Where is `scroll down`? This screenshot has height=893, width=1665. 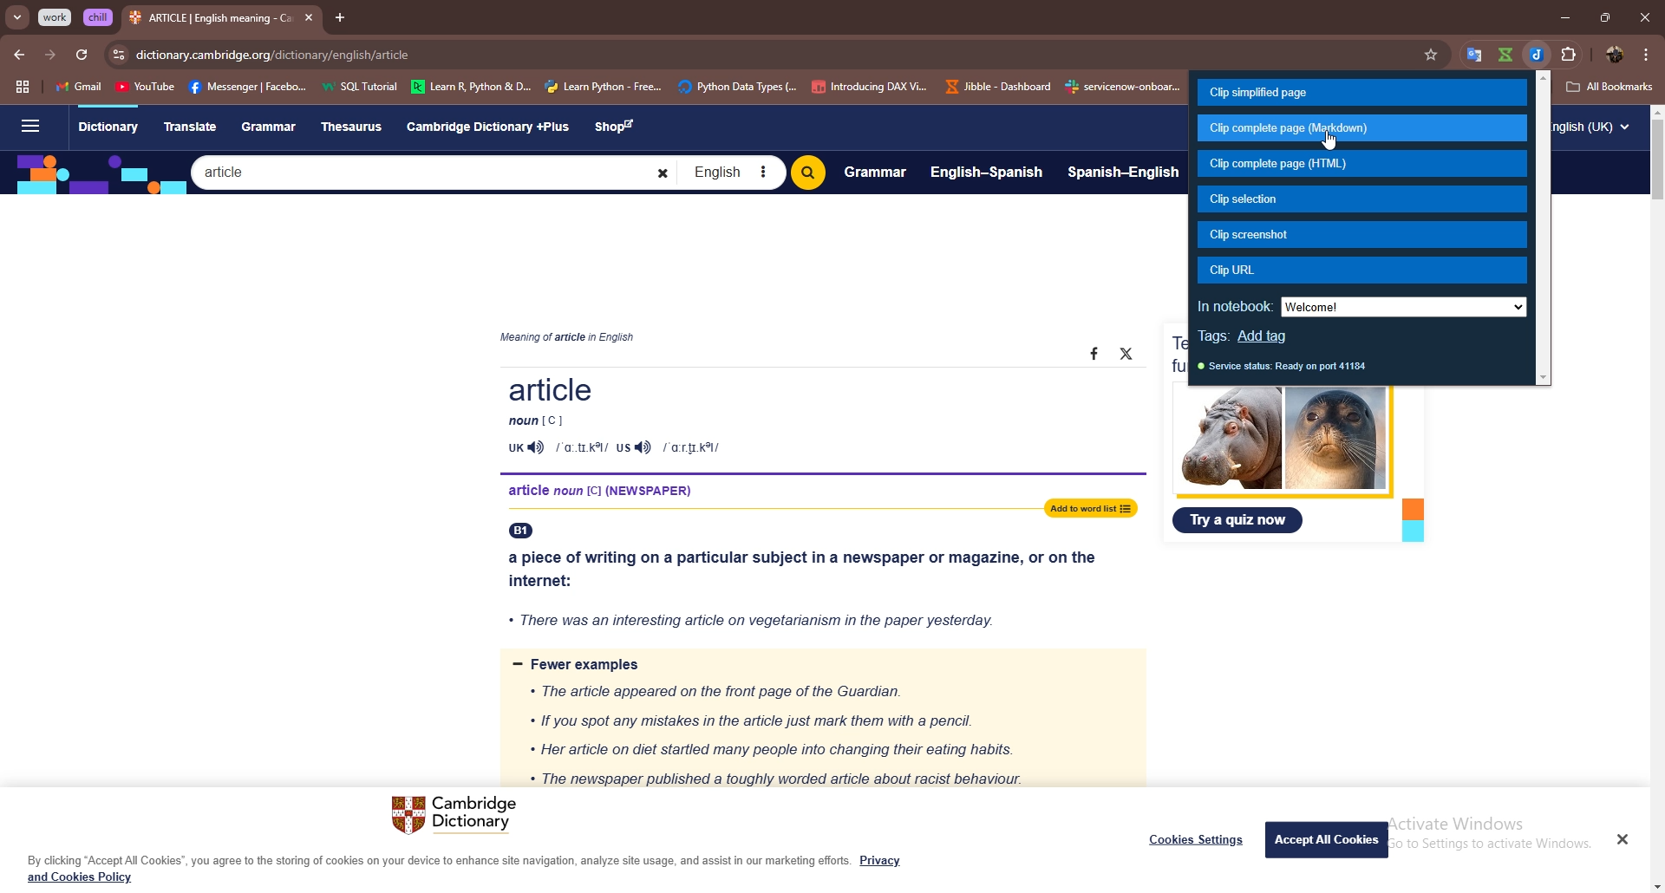
scroll down is located at coordinates (1655, 887).